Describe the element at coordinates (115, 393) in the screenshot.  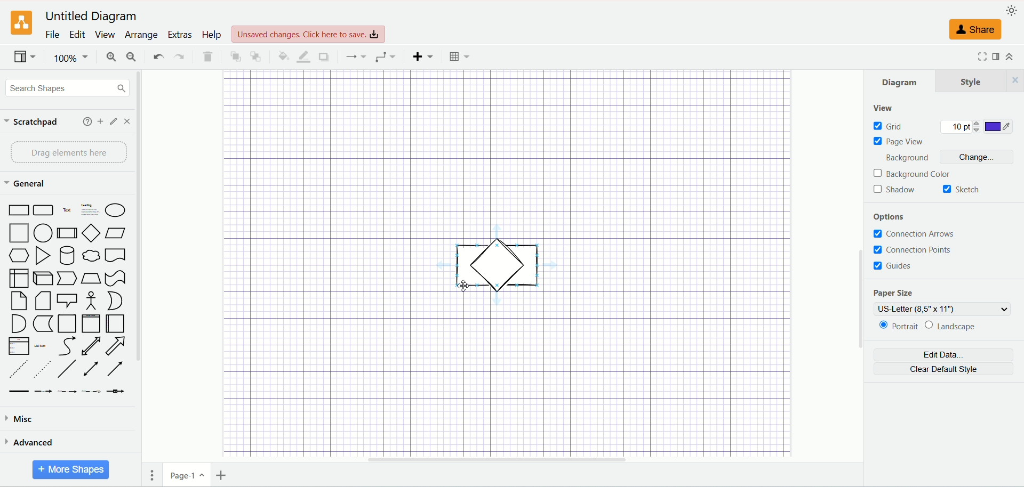
I see `Connector with symbol` at that location.